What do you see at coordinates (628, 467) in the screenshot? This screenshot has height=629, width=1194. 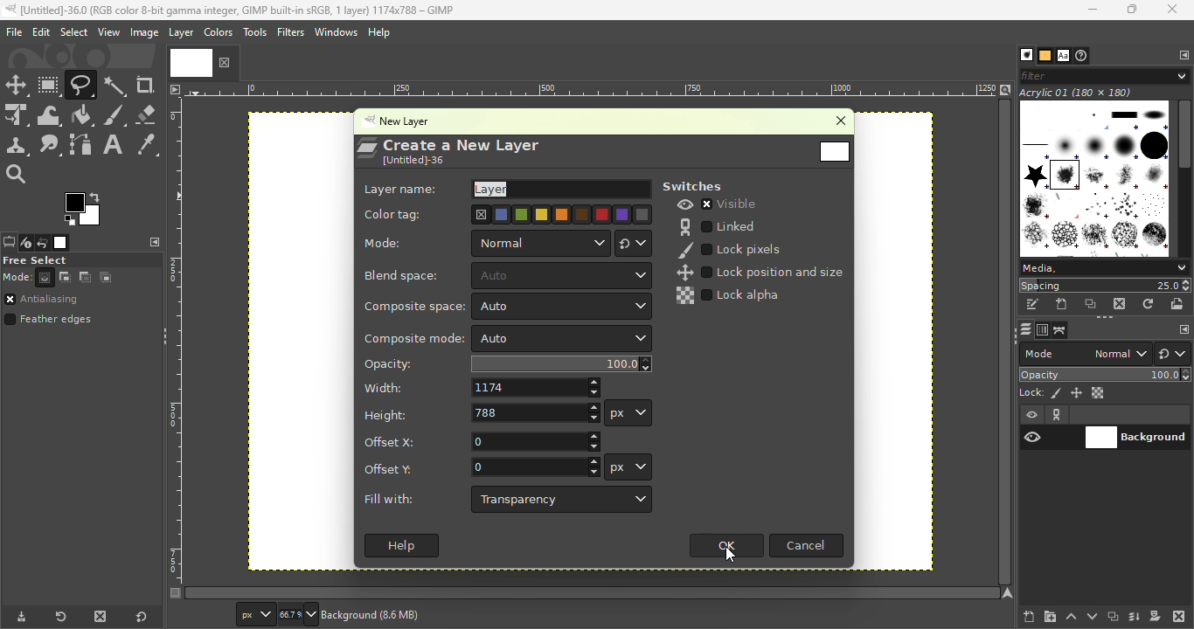 I see `Offset measurement` at bounding box center [628, 467].